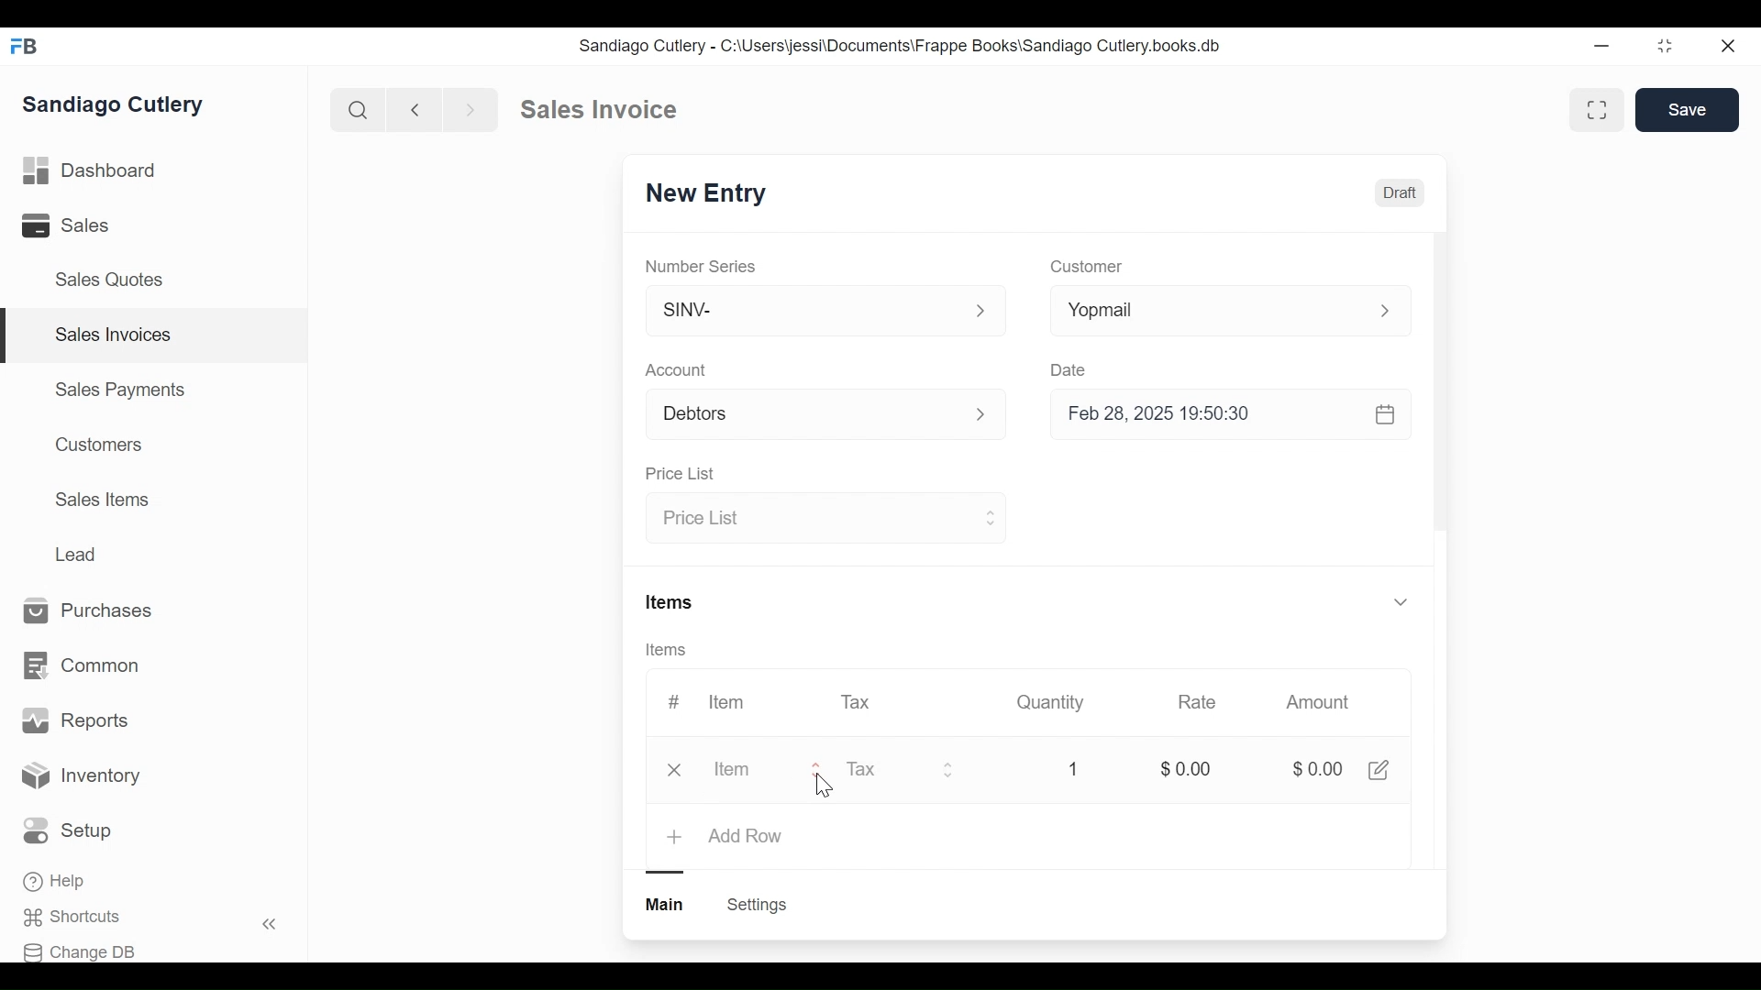 The width and height of the screenshot is (1761, 990). Describe the element at coordinates (728, 702) in the screenshot. I see `Item` at that location.